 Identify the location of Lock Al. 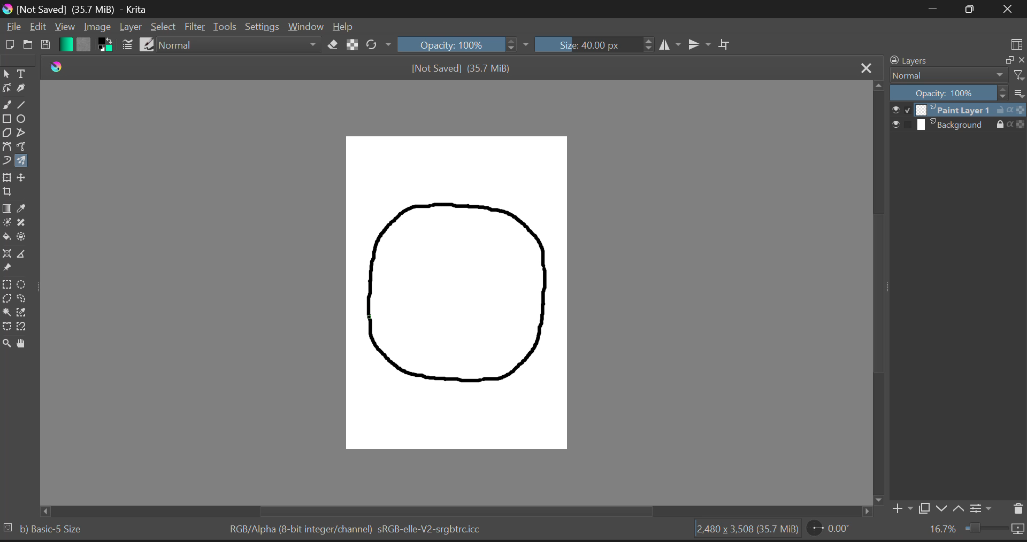
(351, 45).